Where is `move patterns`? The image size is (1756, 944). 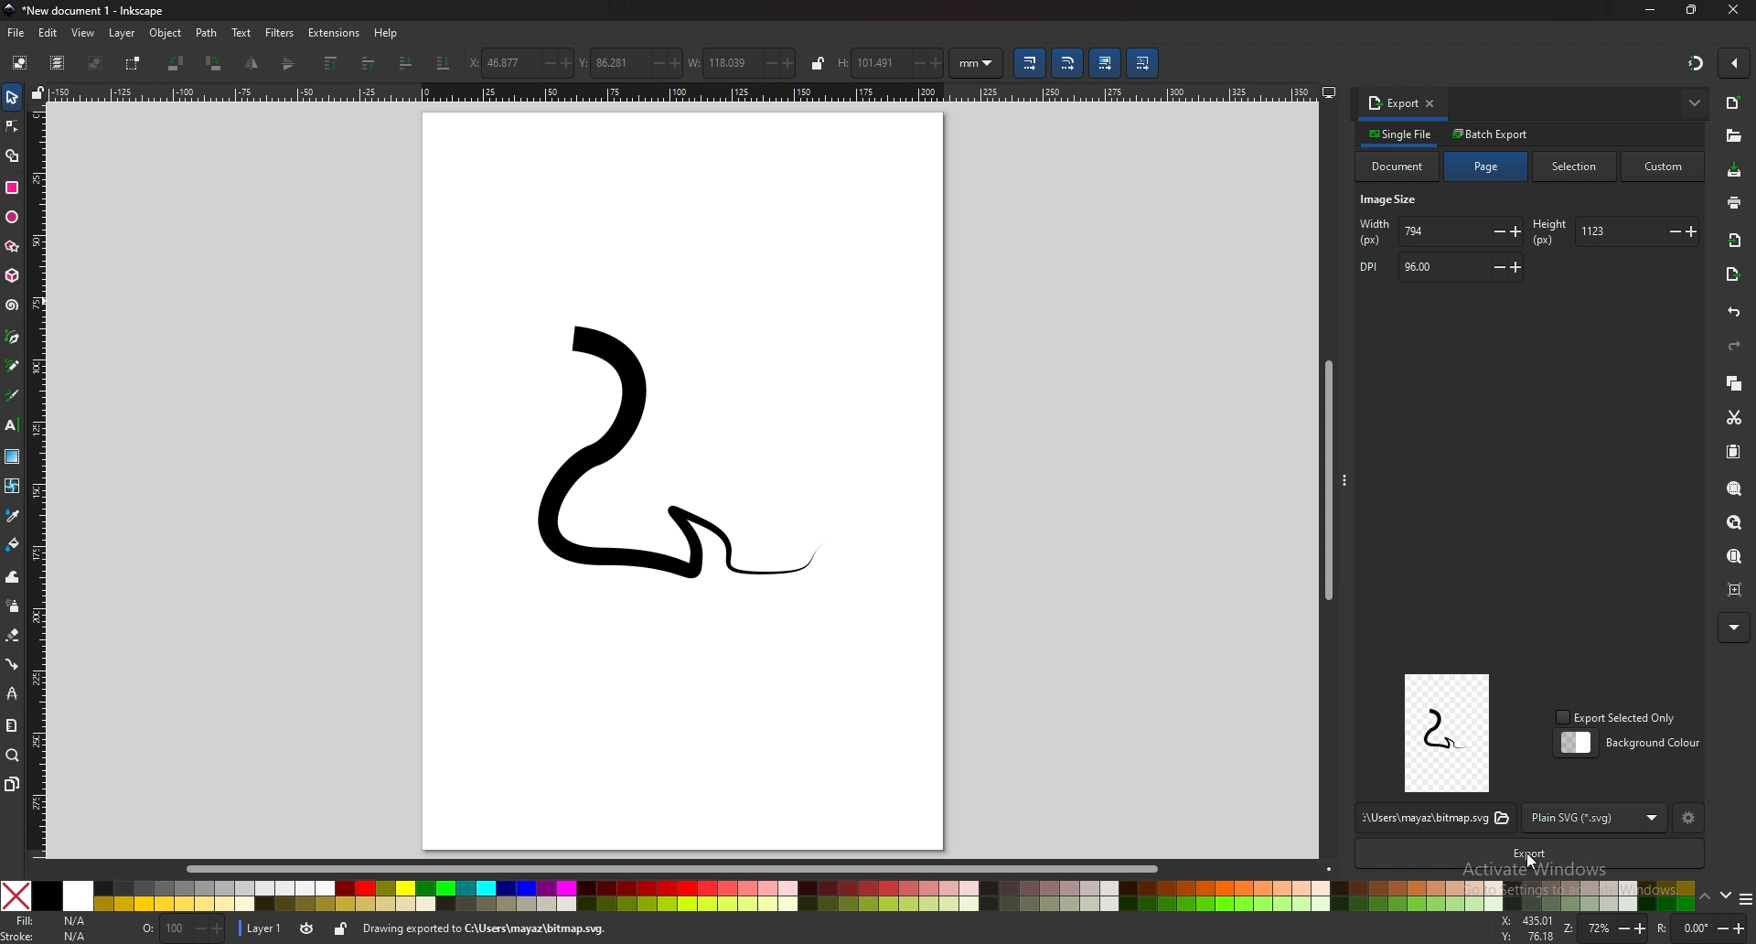
move patterns is located at coordinates (1142, 63).